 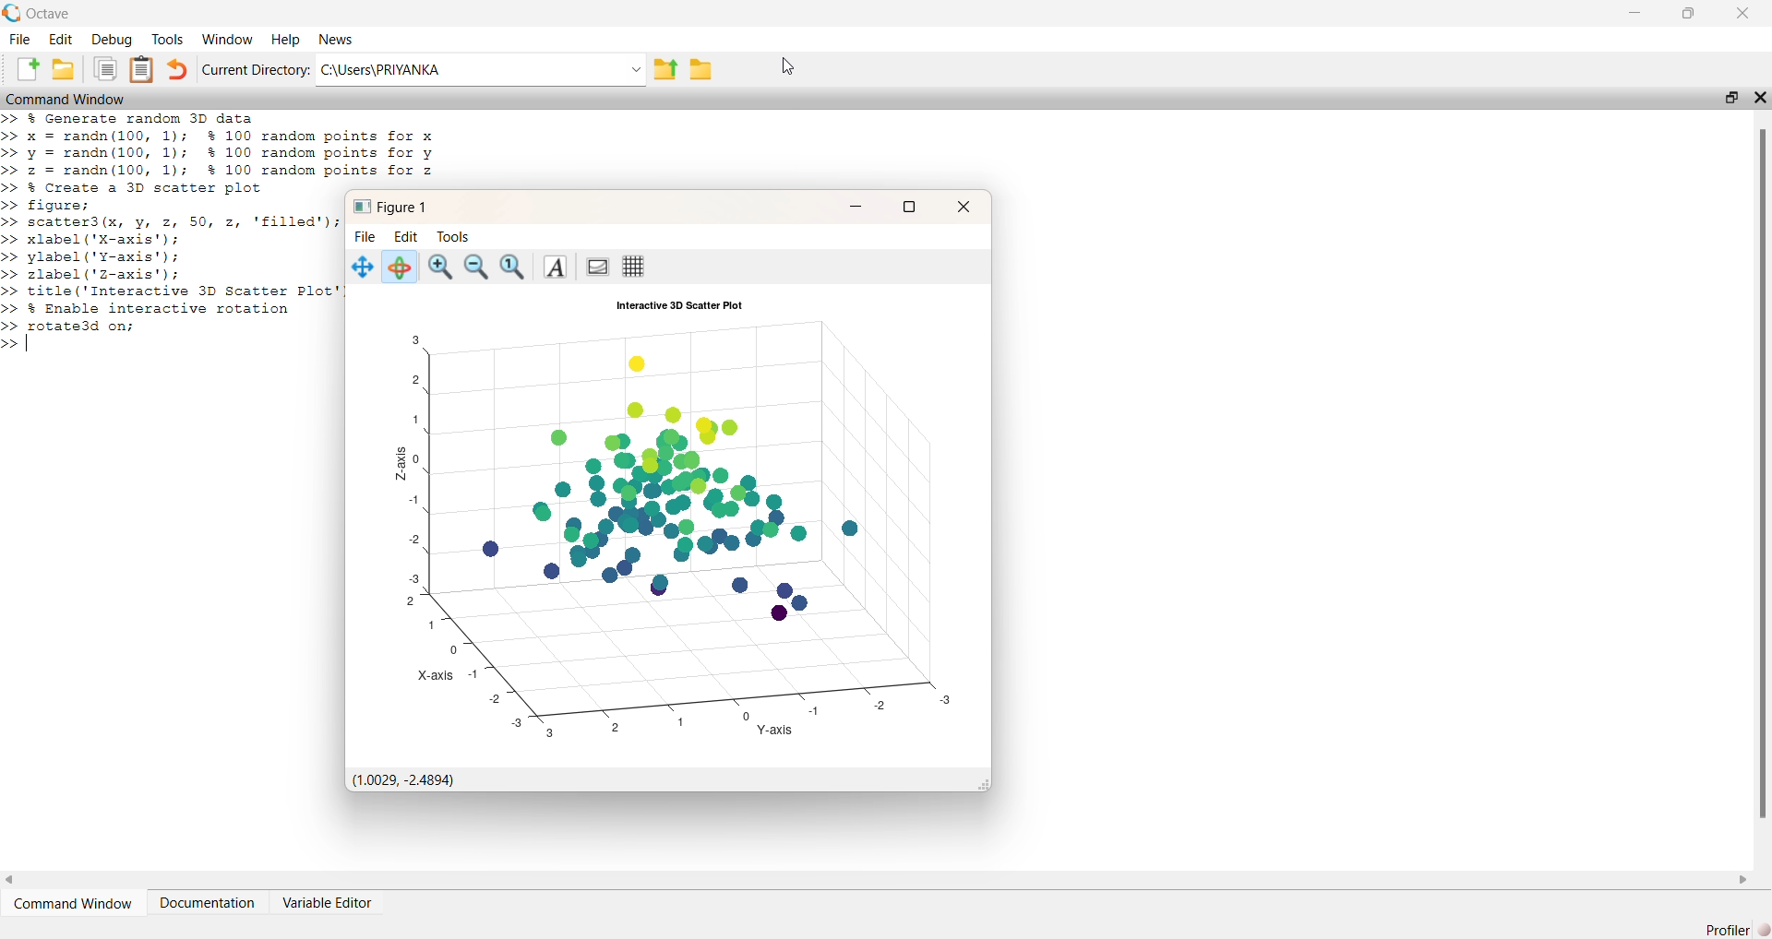 What do you see at coordinates (11, 881) in the screenshot?
I see `scroll left` at bounding box center [11, 881].